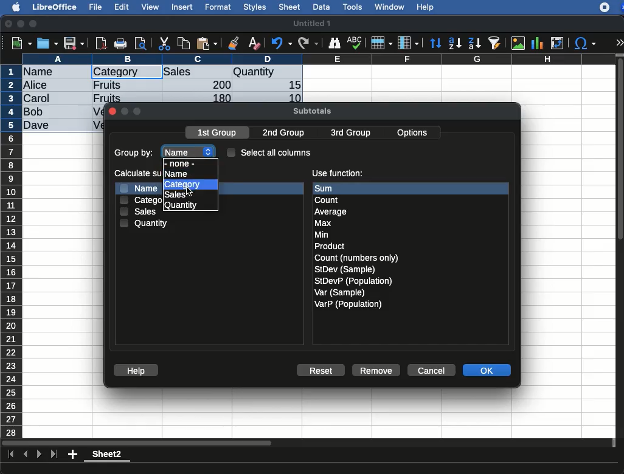 Image resolution: width=624 pixels, height=474 pixels. Describe the element at coordinates (354, 281) in the screenshot. I see `SitDevP (Population)` at that location.